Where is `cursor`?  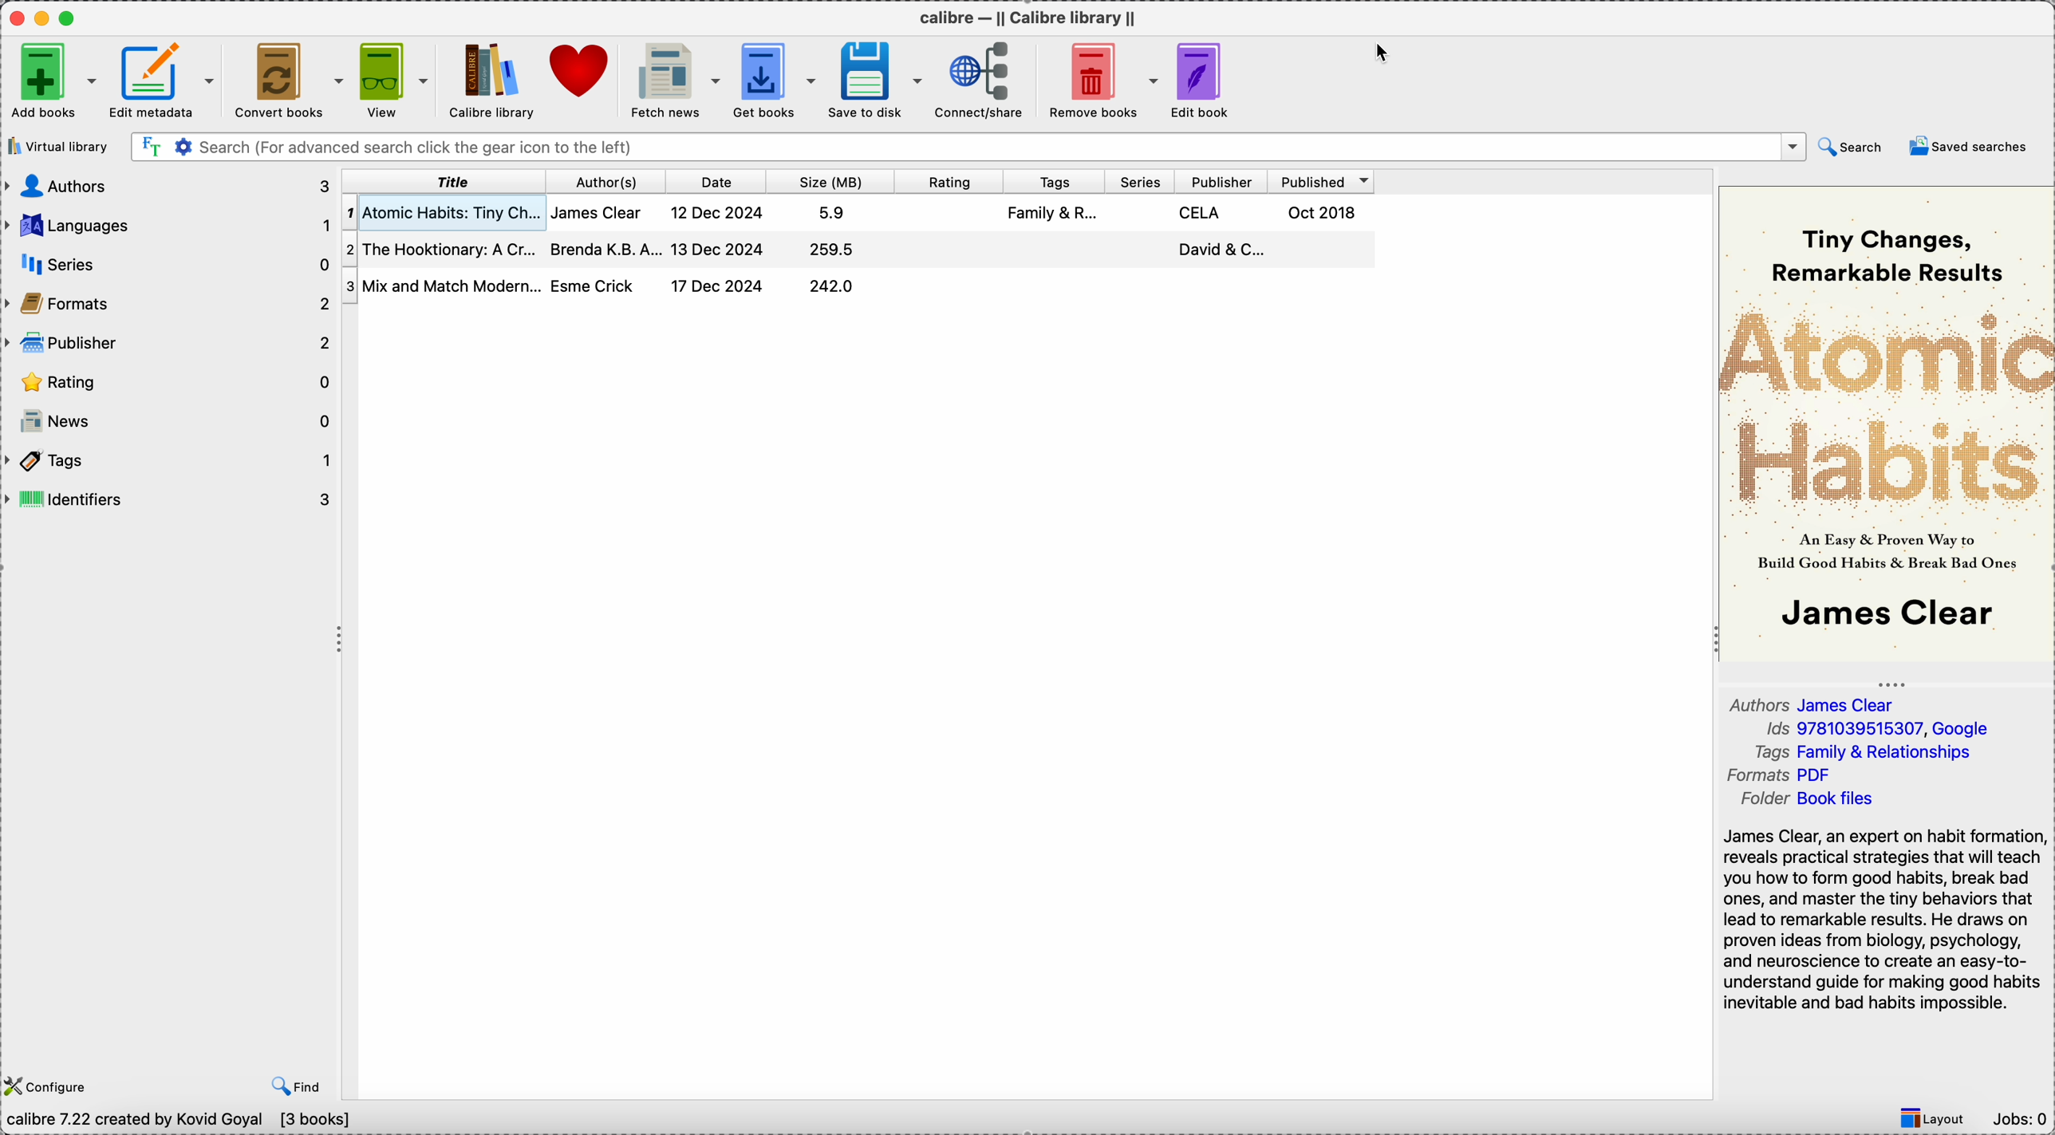 cursor is located at coordinates (1386, 53).